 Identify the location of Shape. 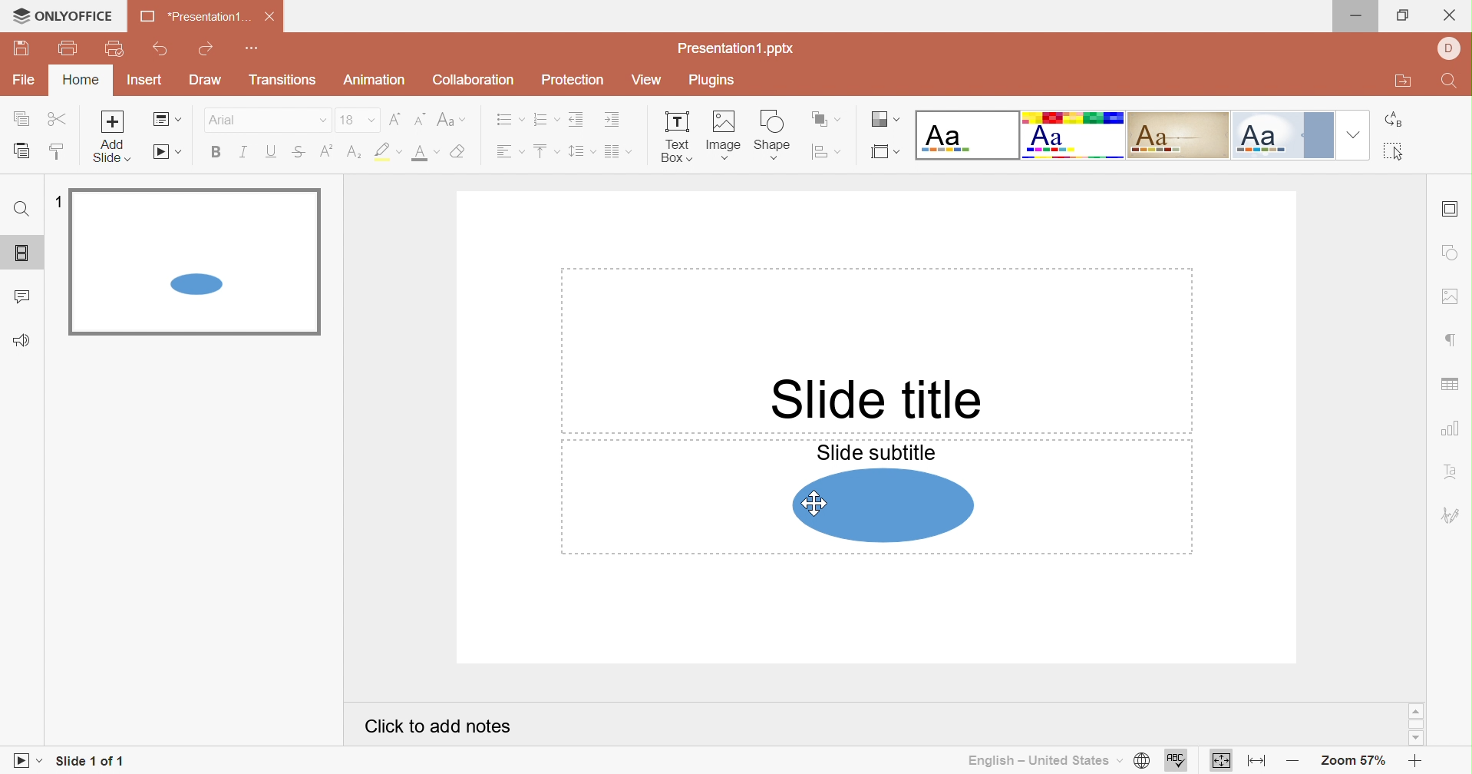
(883, 506).